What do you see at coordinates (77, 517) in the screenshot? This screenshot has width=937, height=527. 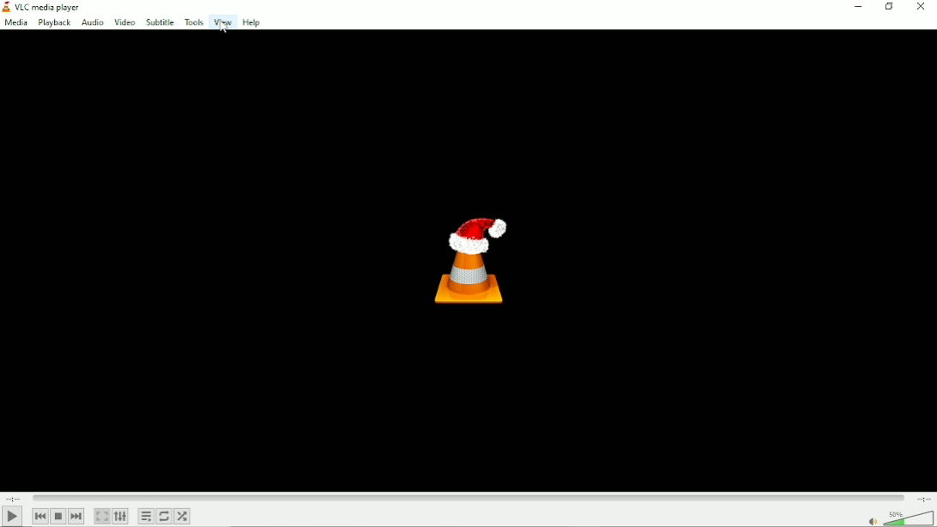 I see `Next` at bounding box center [77, 517].